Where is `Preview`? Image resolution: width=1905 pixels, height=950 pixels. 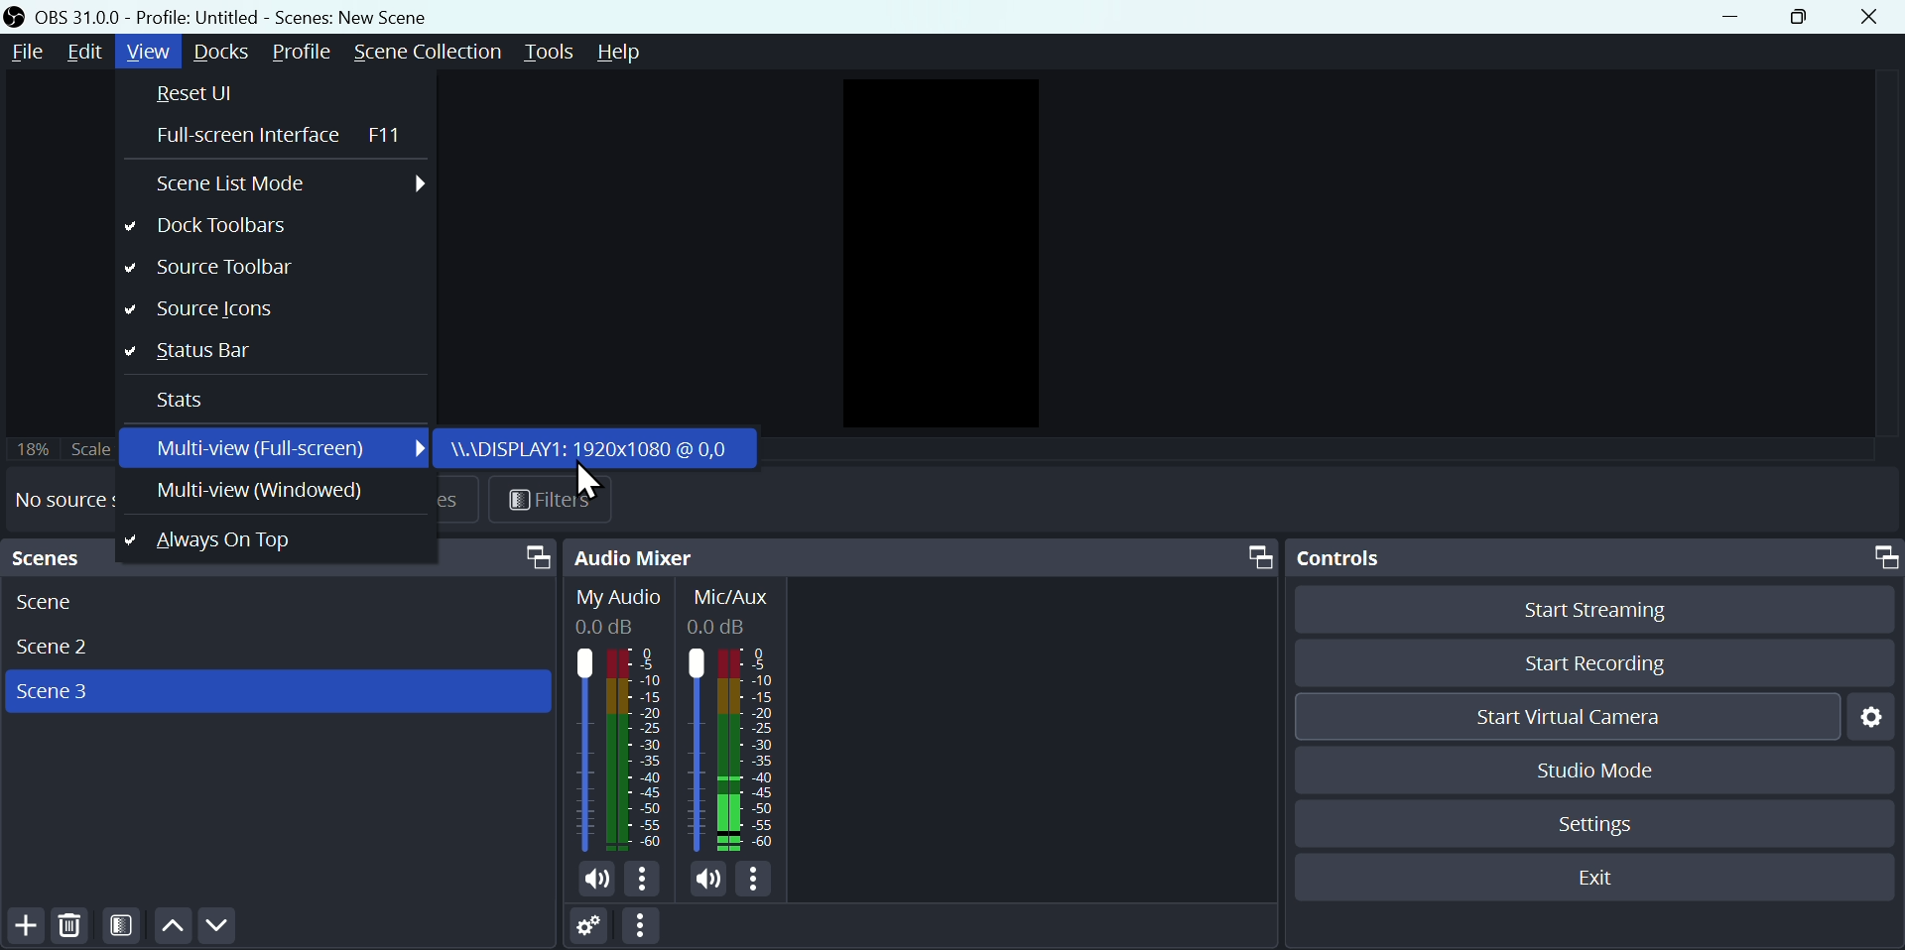
Preview is located at coordinates (938, 255).